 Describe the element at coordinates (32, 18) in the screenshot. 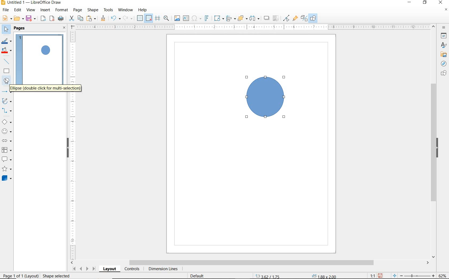

I see `SAVE` at that location.